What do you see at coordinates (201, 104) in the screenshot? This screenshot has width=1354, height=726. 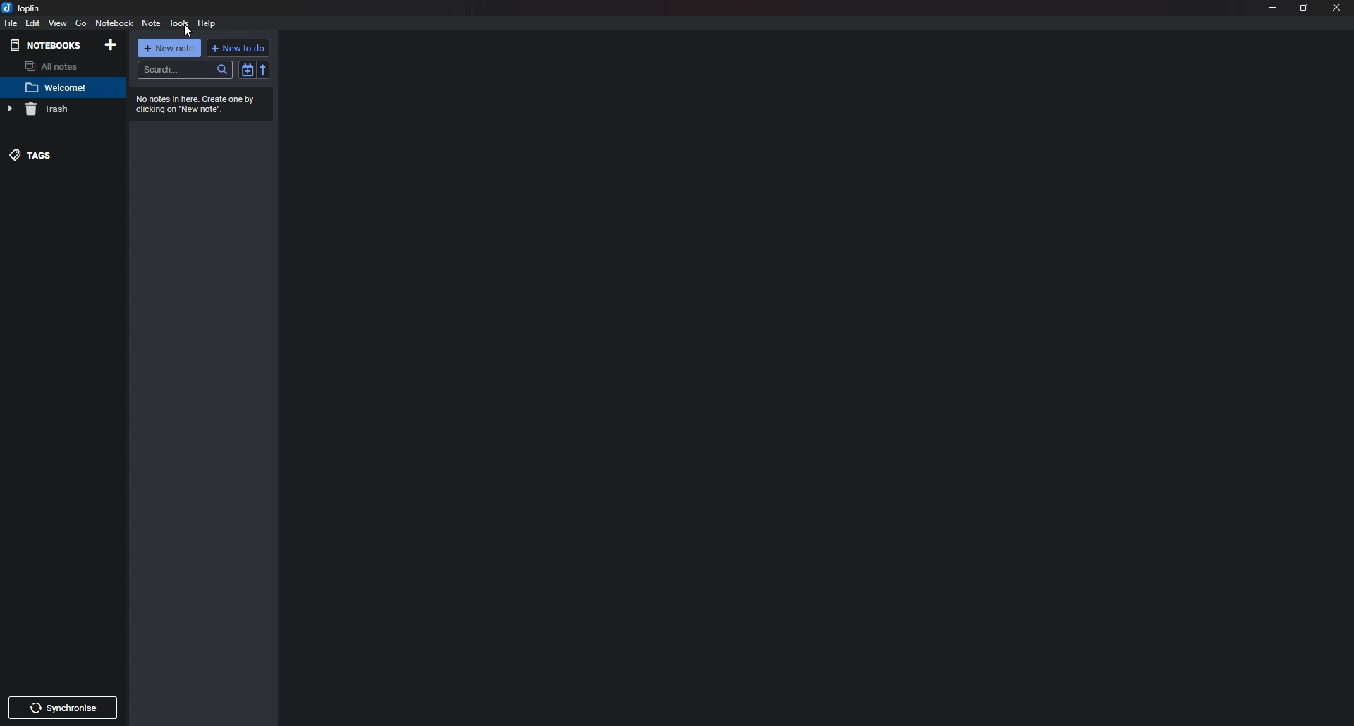 I see `Info` at bounding box center [201, 104].